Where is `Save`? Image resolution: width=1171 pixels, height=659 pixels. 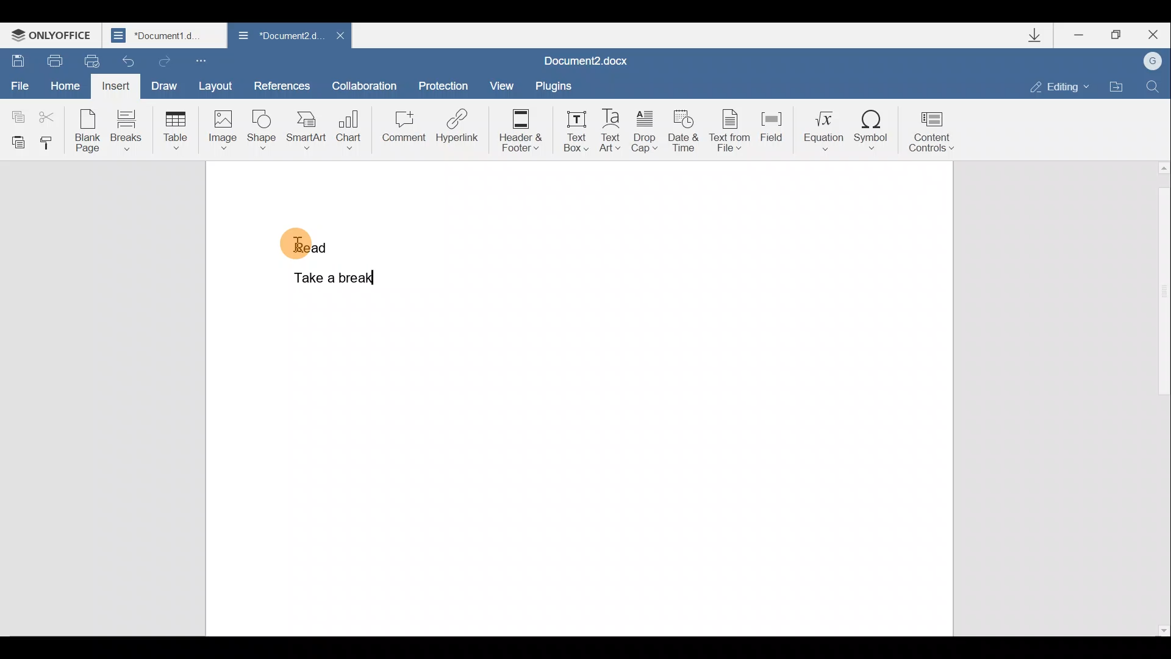 Save is located at coordinates (17, 57).